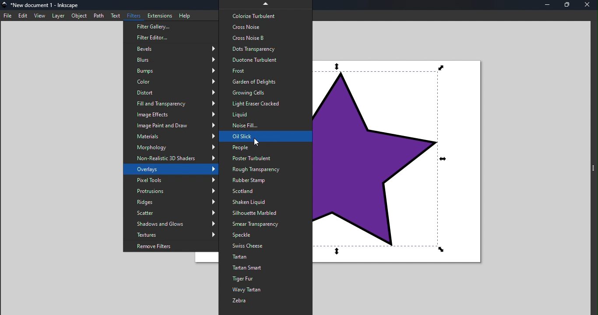 This screenshot has width=598, height=315. Describe the element at coordinates (158, 15) in the screenshot. I see `Extensions` at that location.